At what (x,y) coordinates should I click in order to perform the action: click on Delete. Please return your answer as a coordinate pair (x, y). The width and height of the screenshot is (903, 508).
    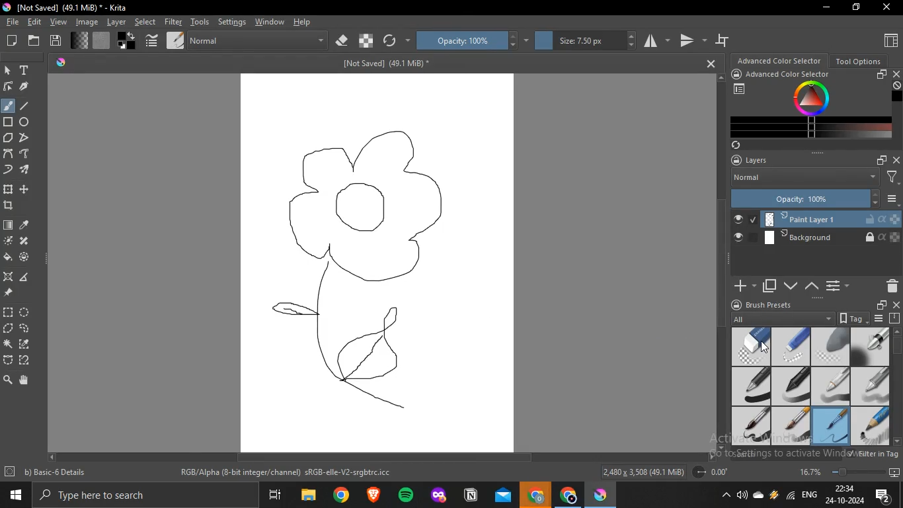
    Looking at the image, I should click on (889, 286).